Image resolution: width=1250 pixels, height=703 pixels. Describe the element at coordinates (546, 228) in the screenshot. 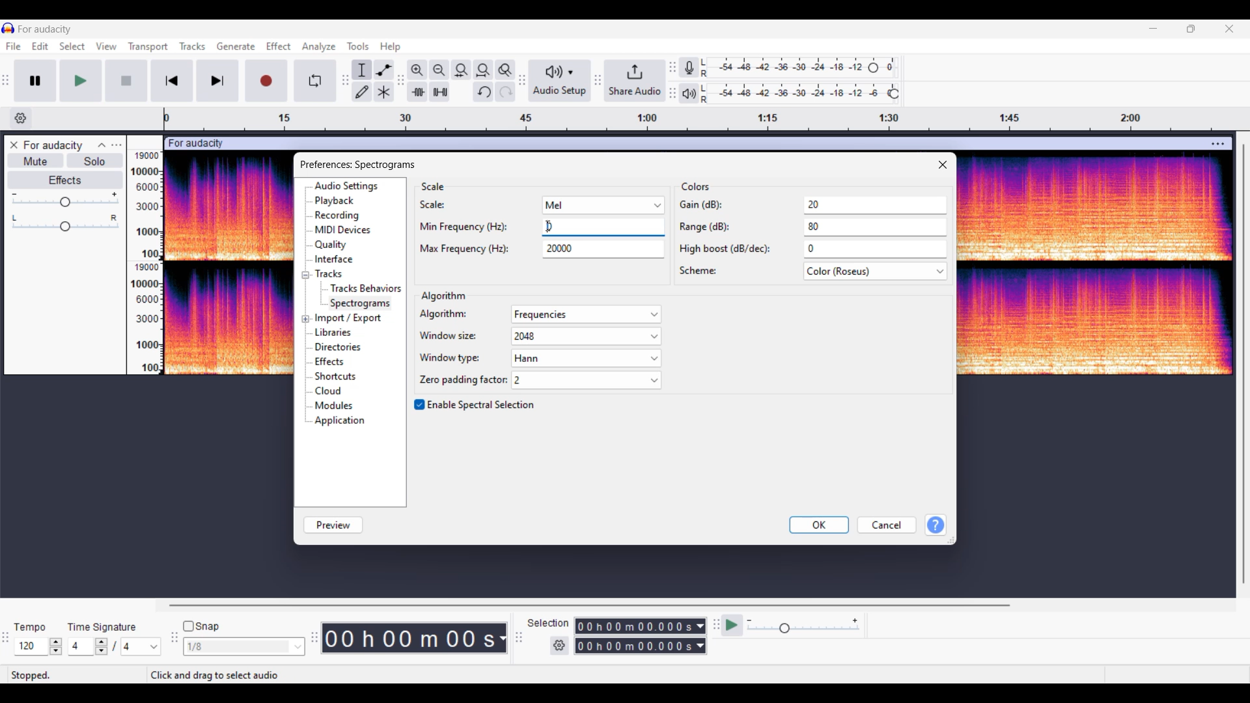

I see `text cursor` at that location.